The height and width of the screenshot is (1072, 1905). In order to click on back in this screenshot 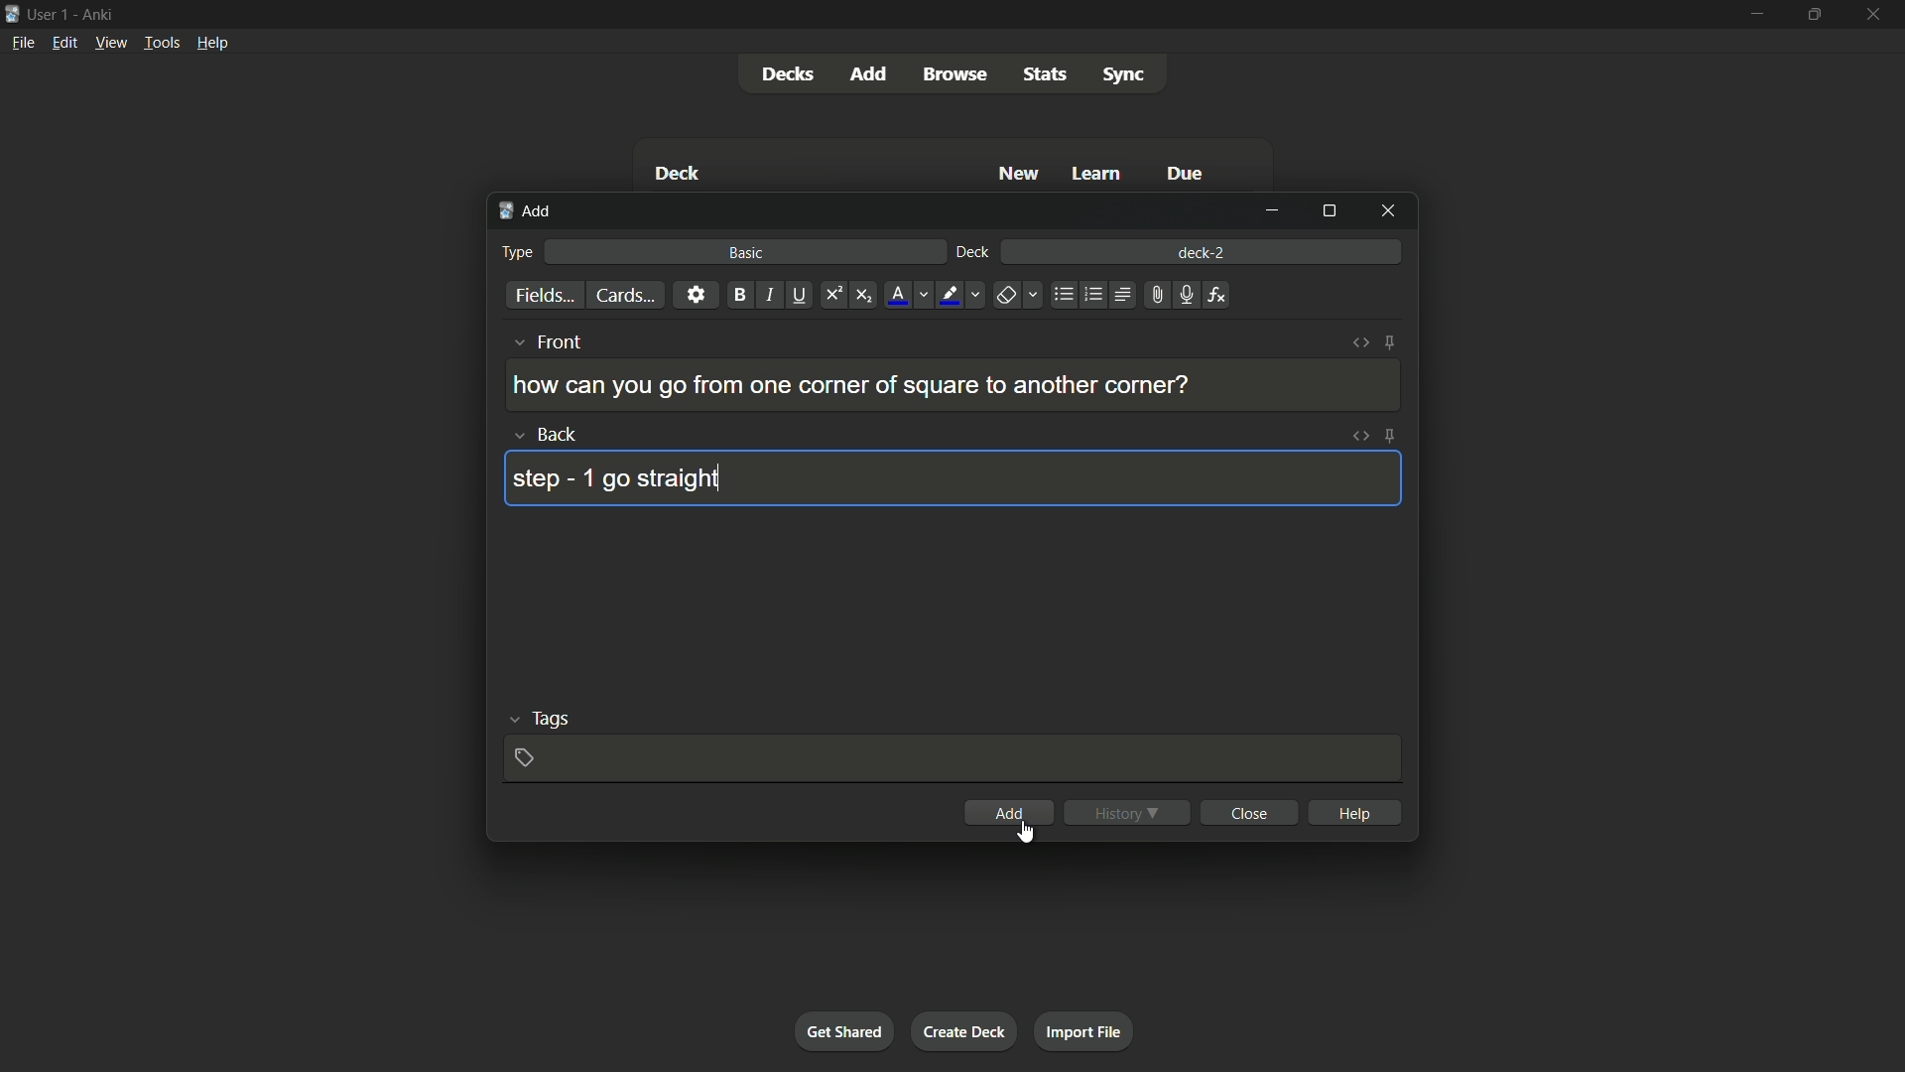, I will do `click(547, 431)`.